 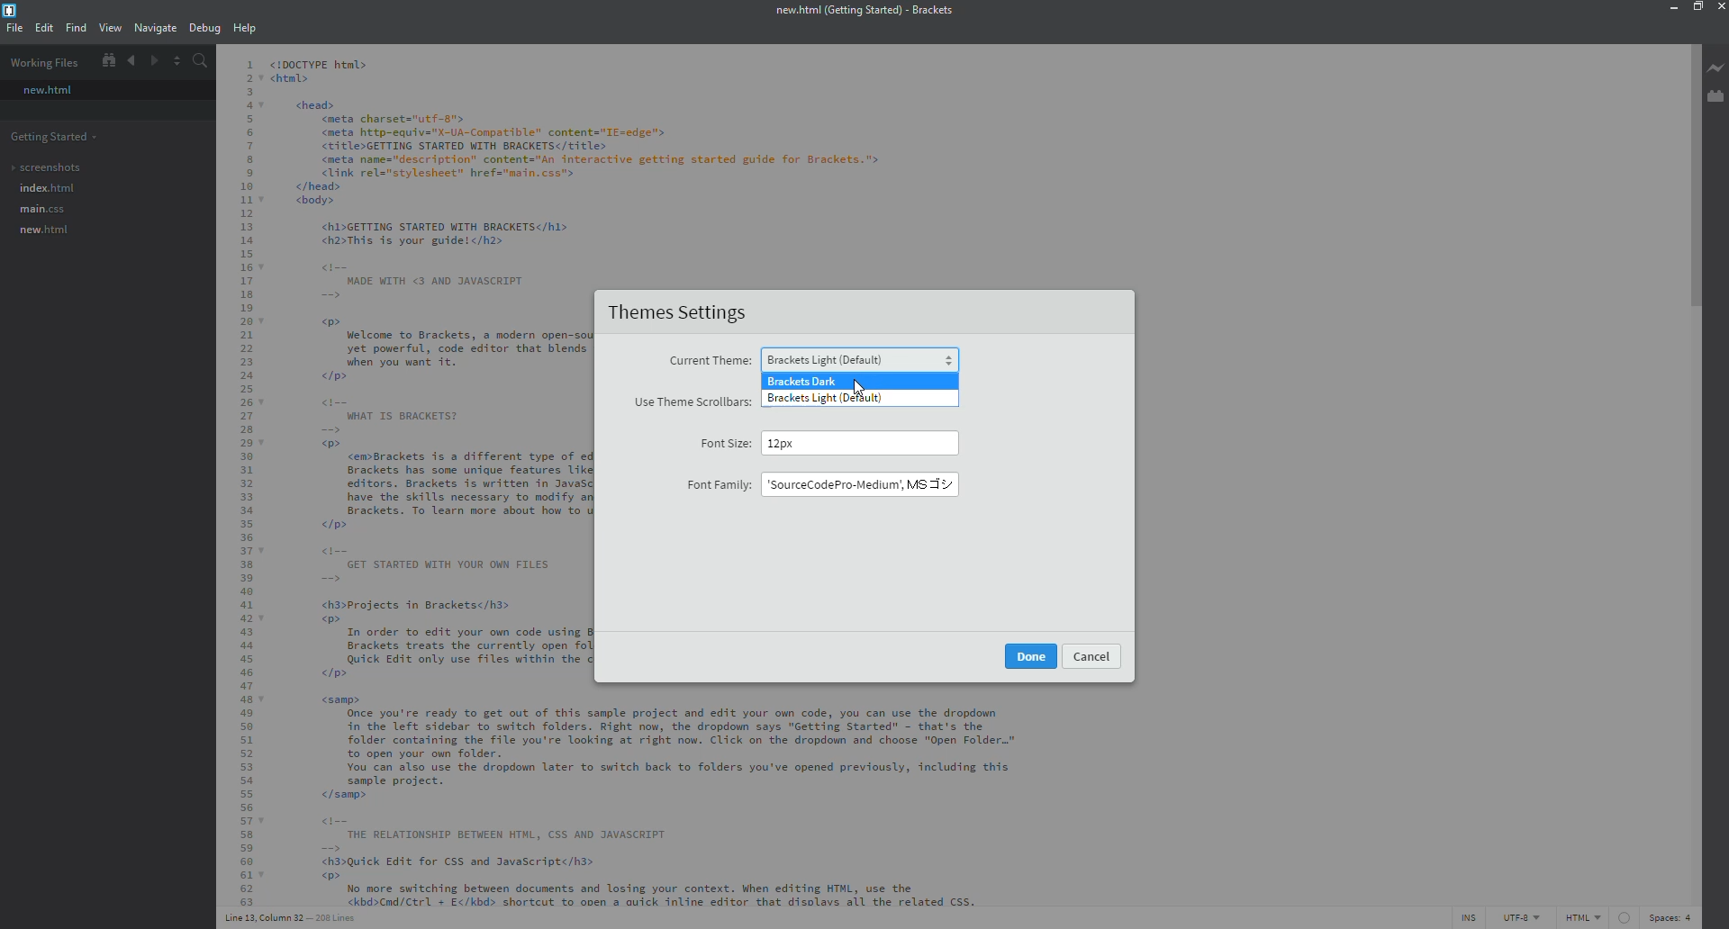 What do you see at coordinates (203, 29) in the screenshot?
I see `debug` at bounding box center [203, 29].